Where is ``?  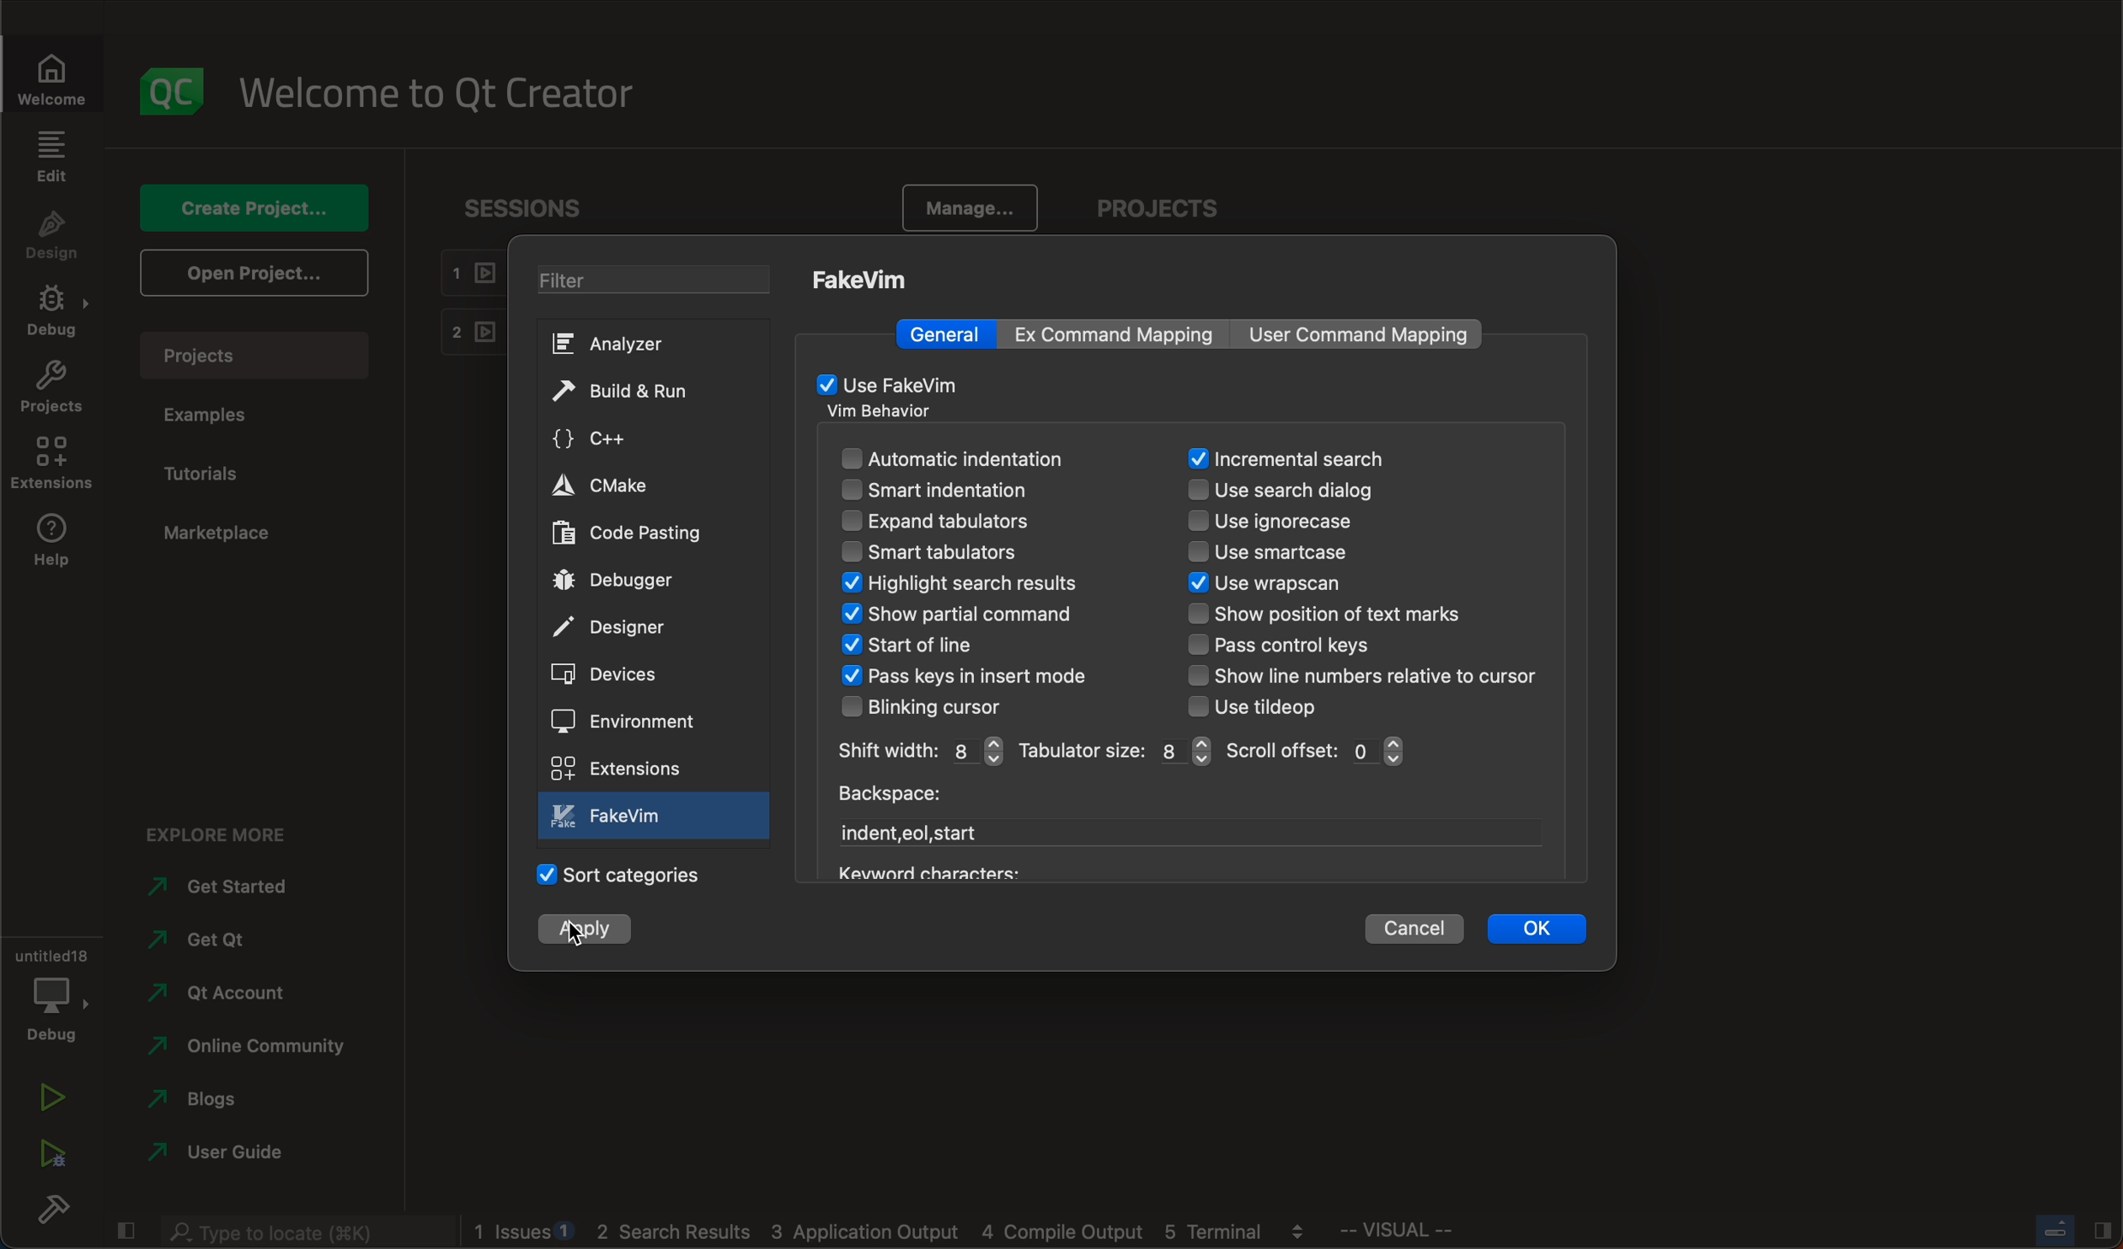
 is located at coordinates (1211, 1229).